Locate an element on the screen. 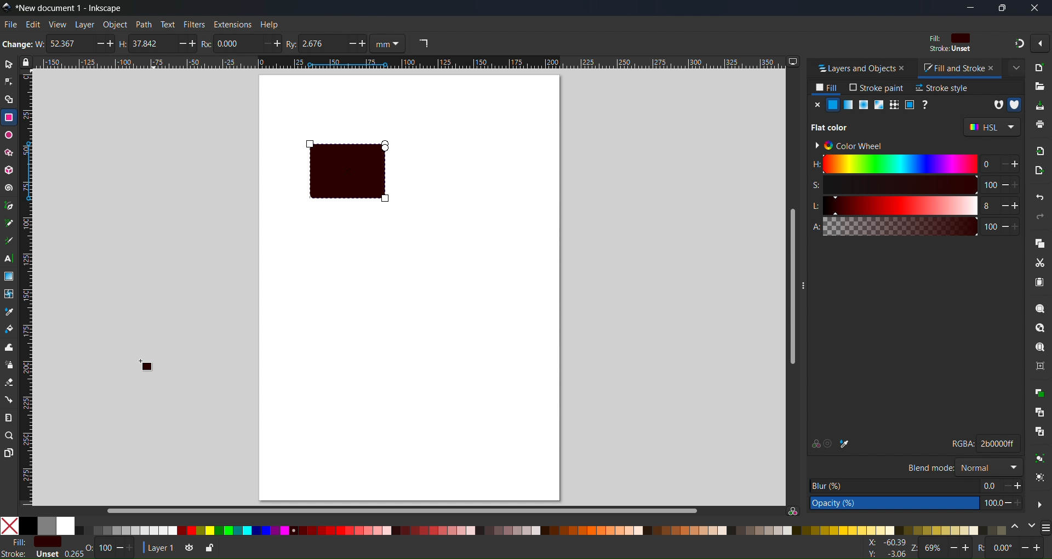 This screenshot has width=1052, height=559. Color hamburger menu is located at coordinates (1045, 528).